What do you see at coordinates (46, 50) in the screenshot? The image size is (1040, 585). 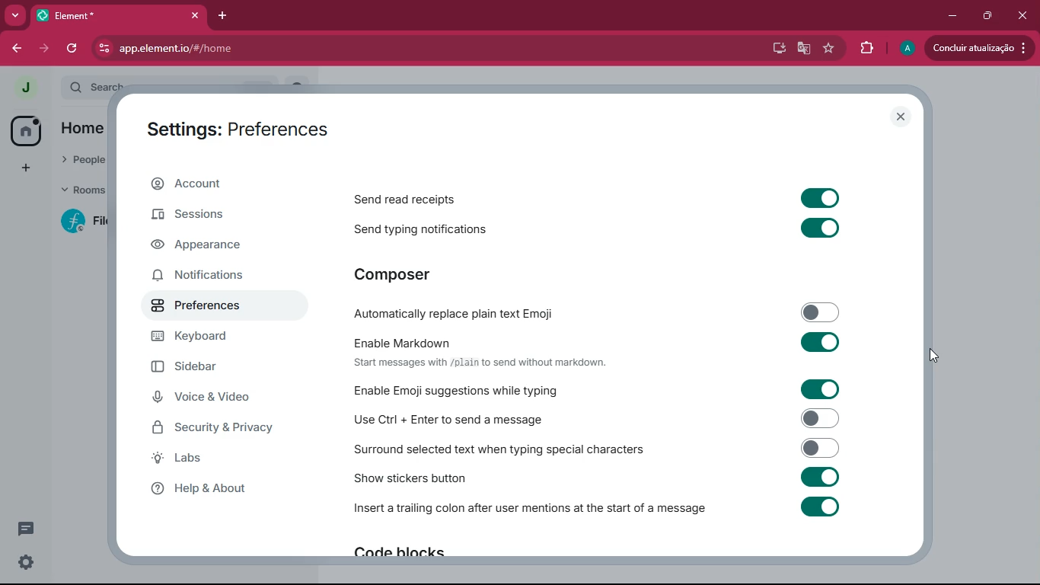 I see `forward` at bounding box center [46, 50].